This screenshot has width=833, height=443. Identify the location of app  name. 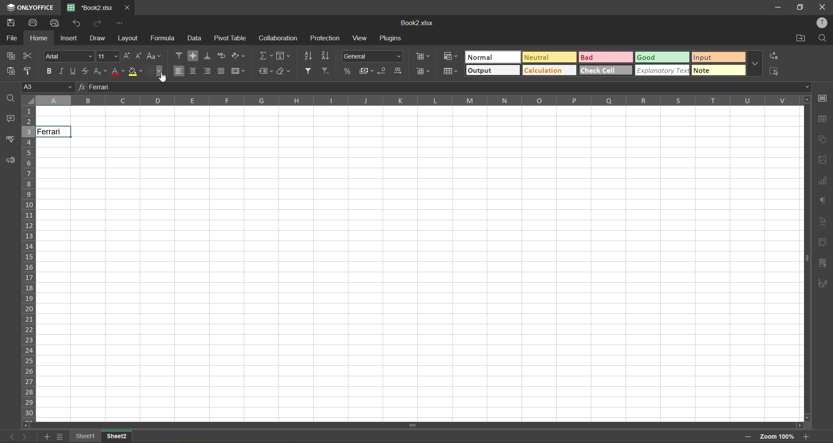
(28, 7).